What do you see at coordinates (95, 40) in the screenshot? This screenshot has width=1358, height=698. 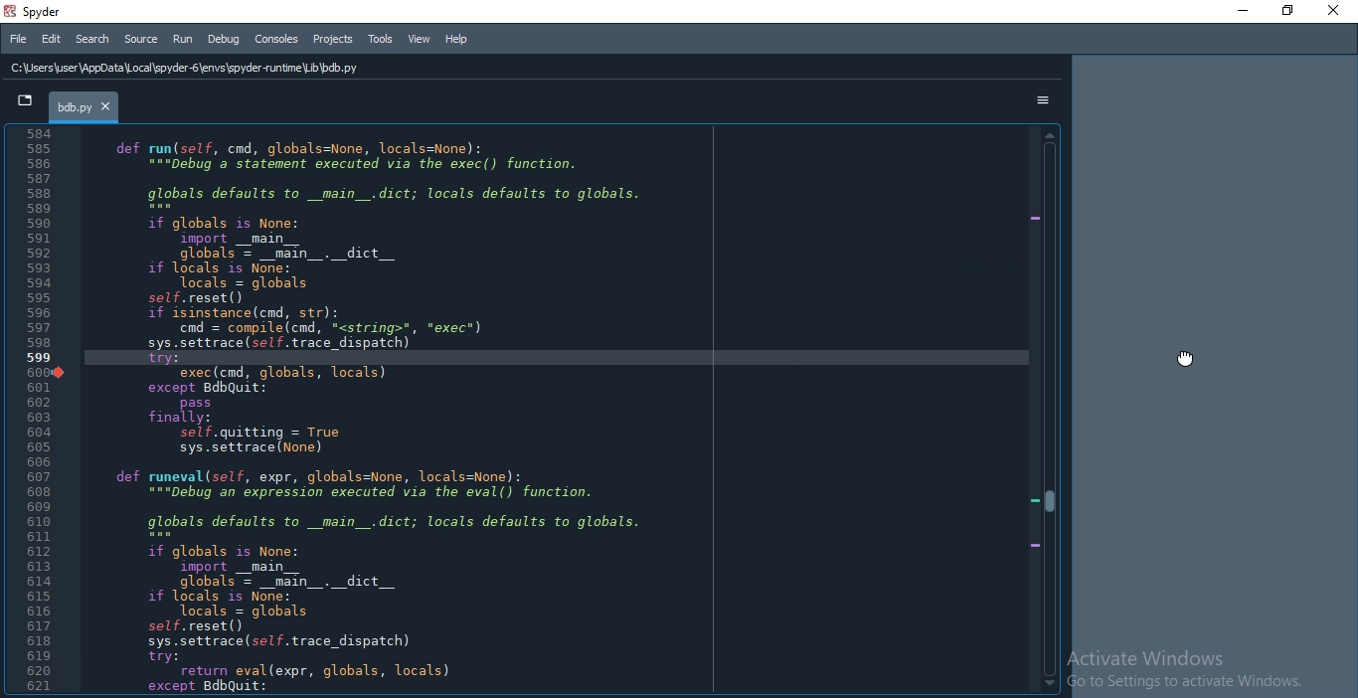 I see `Search` at bounding box center [95, 40].